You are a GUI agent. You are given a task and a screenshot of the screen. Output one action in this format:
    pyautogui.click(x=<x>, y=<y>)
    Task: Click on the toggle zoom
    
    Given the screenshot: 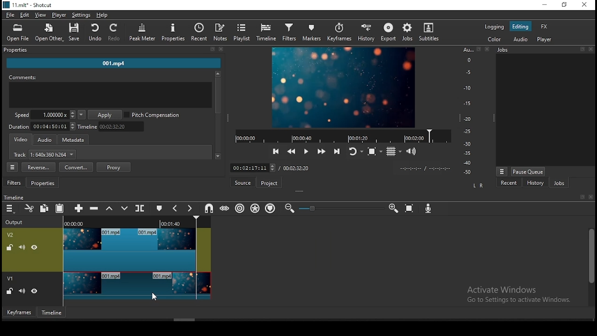 What is the action you would take?
    pyautogui.click(x=374, y=151)
    